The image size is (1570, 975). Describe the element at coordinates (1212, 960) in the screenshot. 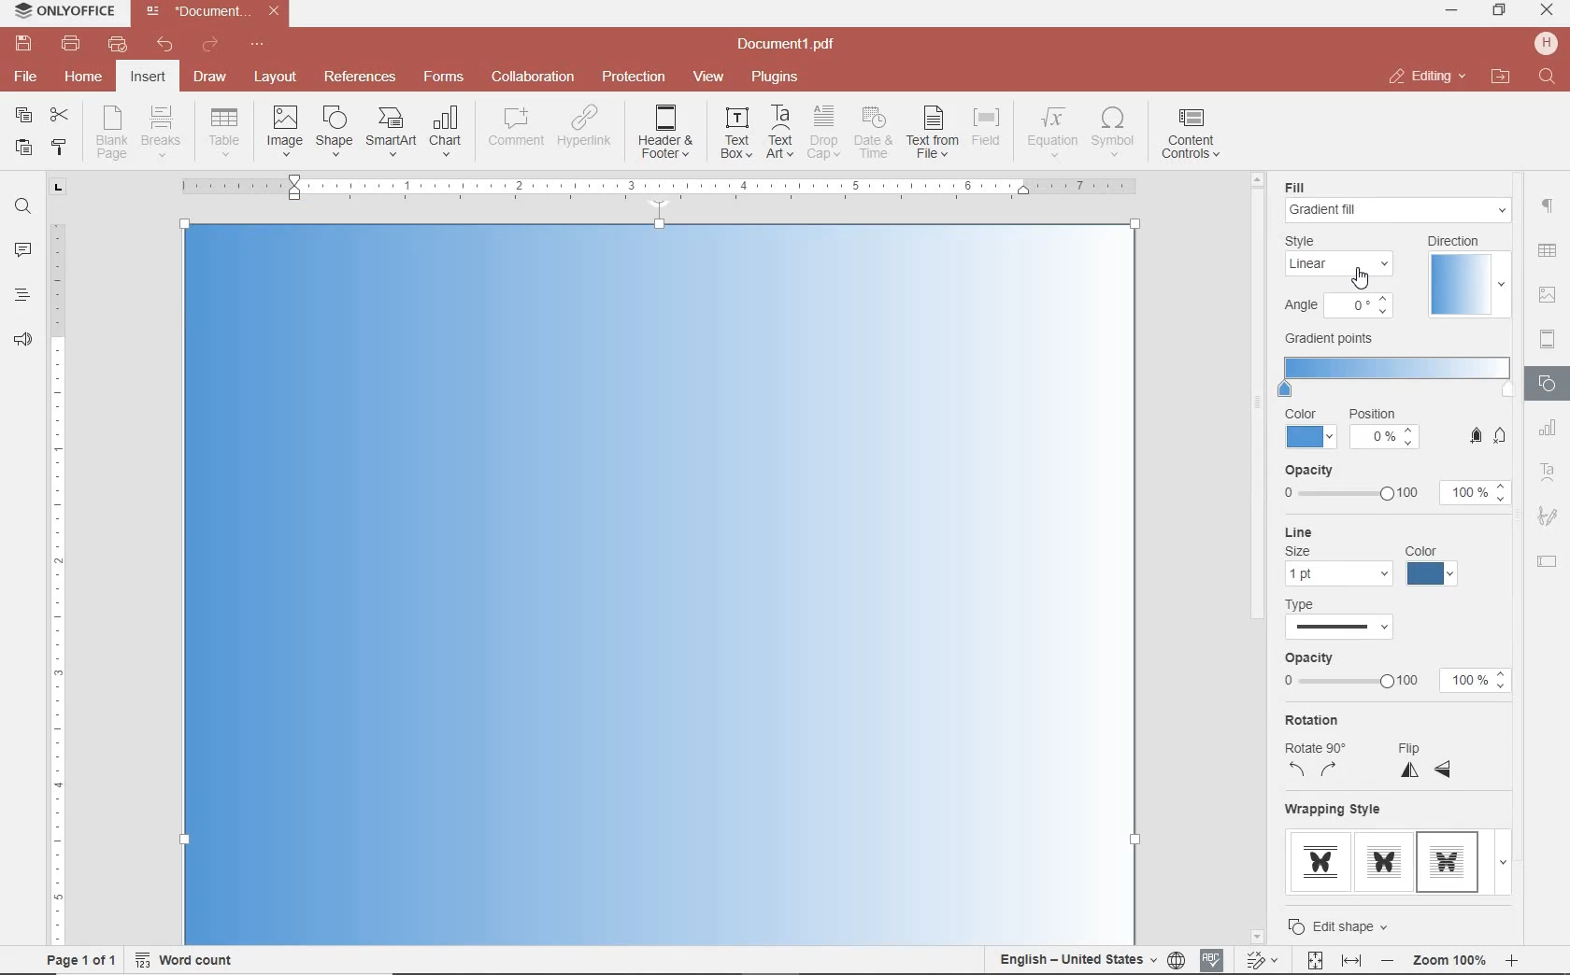

I see `spell checking` at that location.